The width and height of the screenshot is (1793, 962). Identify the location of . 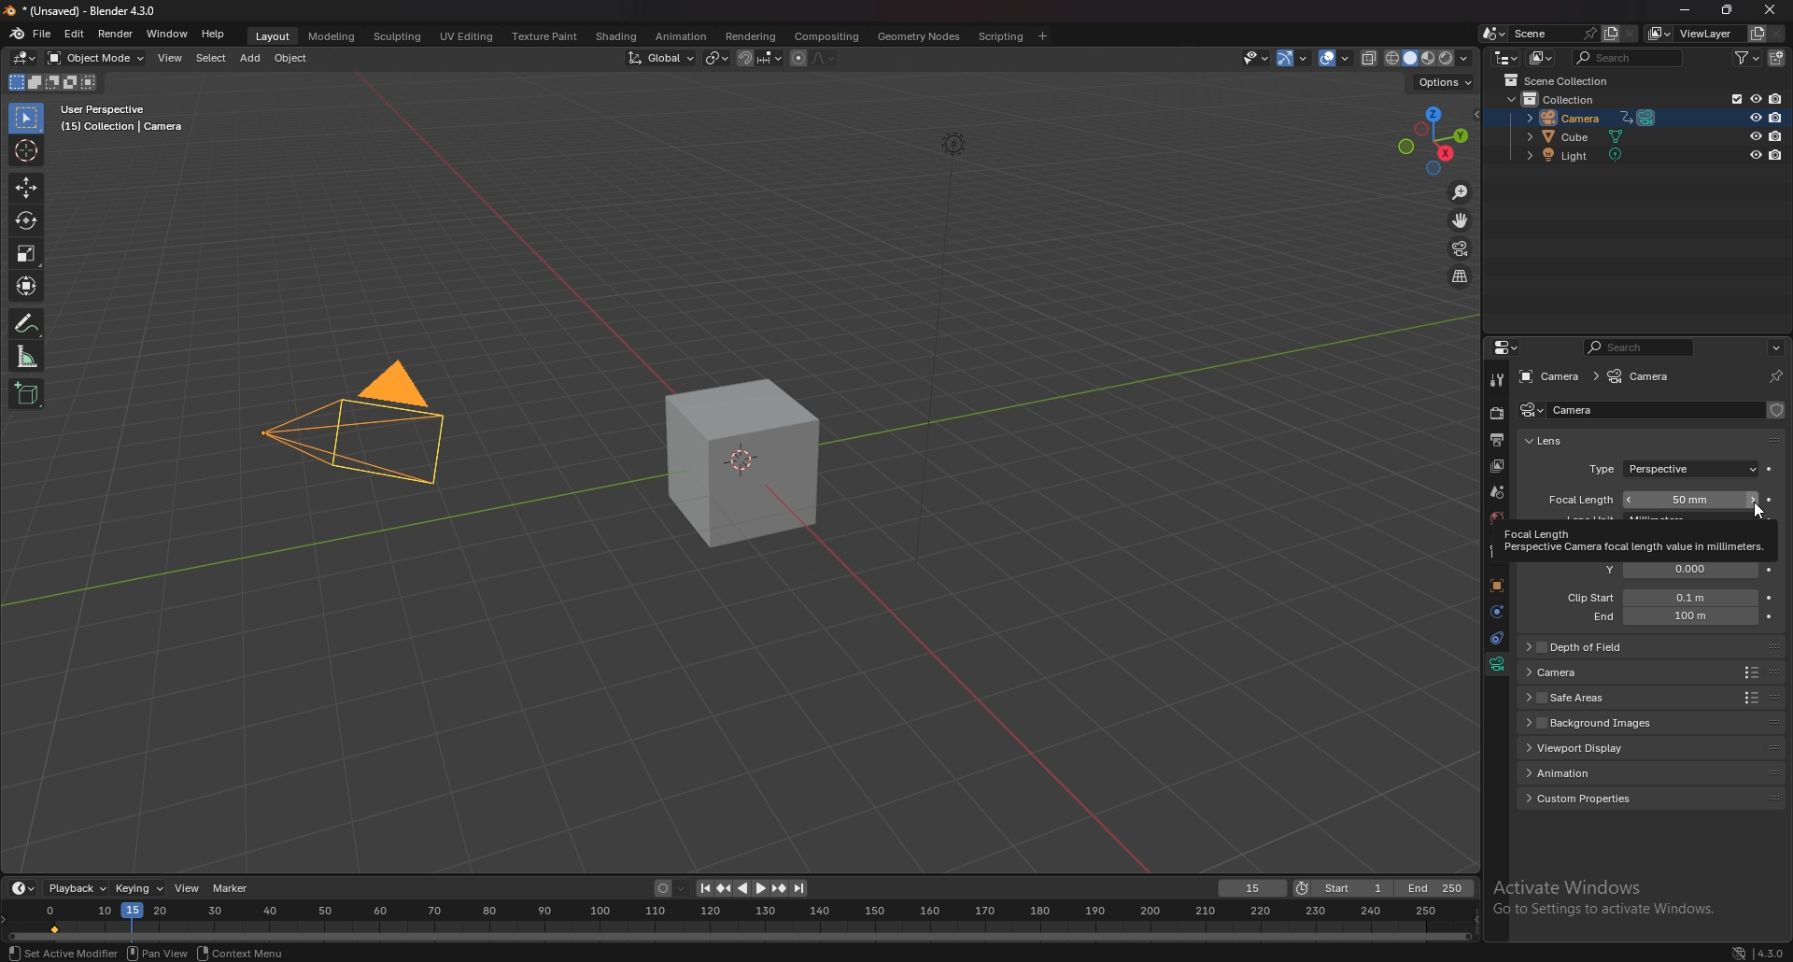
(155, 953).